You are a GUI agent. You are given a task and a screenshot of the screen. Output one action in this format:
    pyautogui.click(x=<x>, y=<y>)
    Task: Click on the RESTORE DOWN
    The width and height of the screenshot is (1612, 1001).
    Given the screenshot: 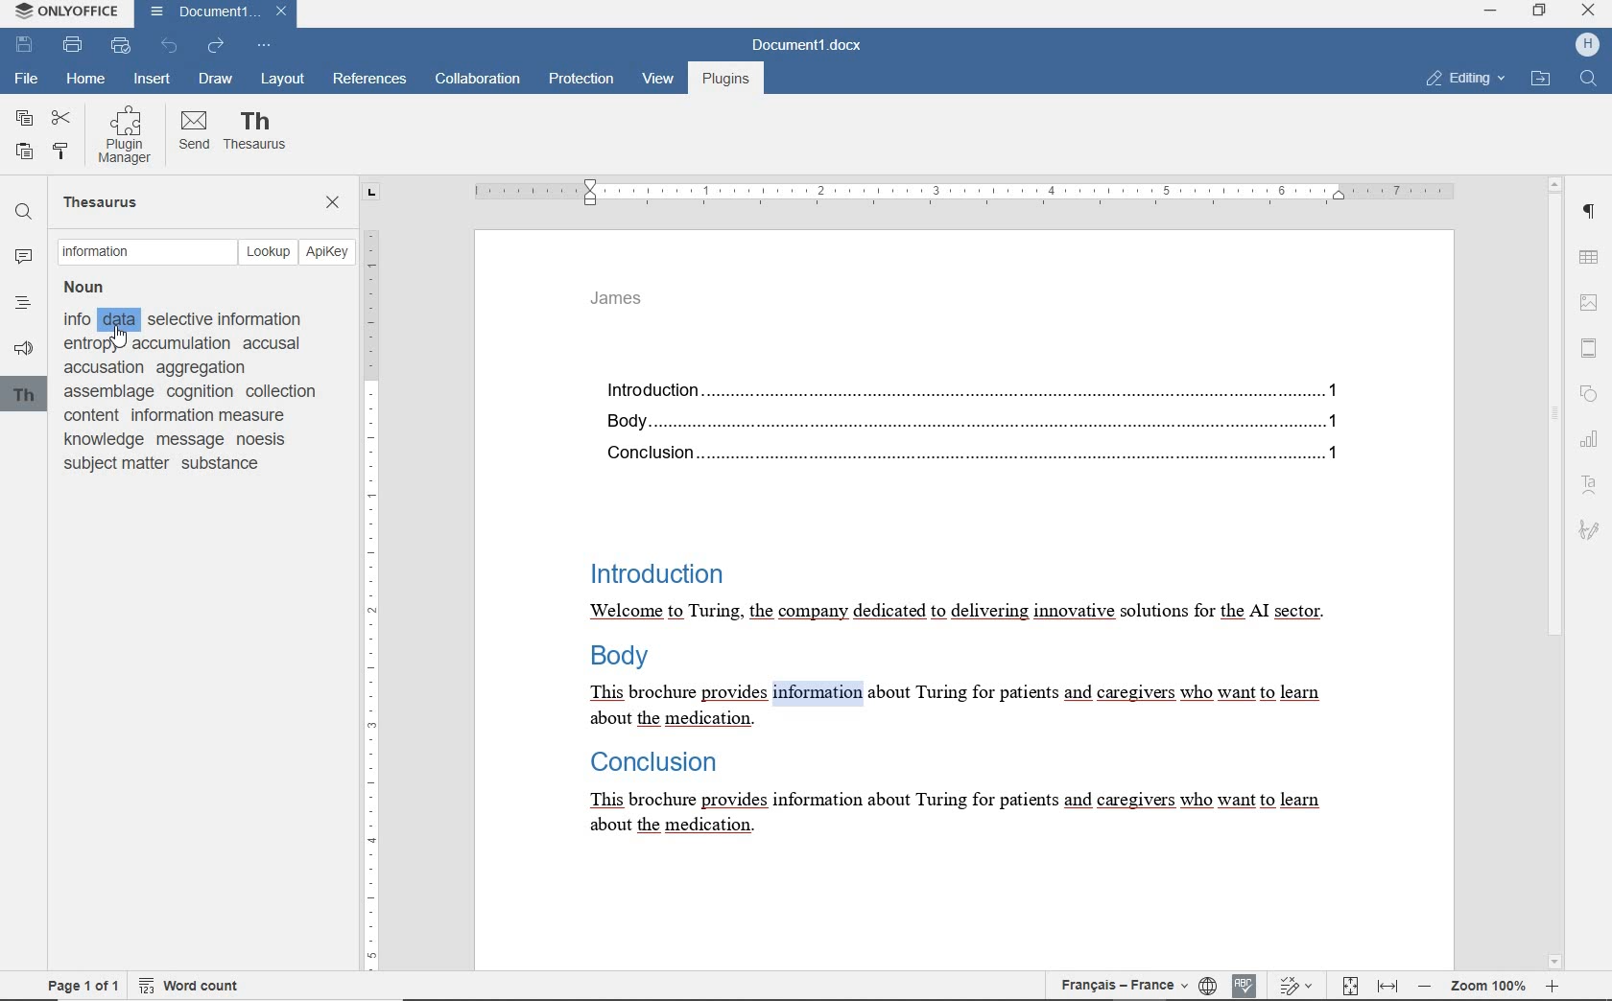 What is the action you would take?
    pyautogui.click(x=1541, y=11)
    